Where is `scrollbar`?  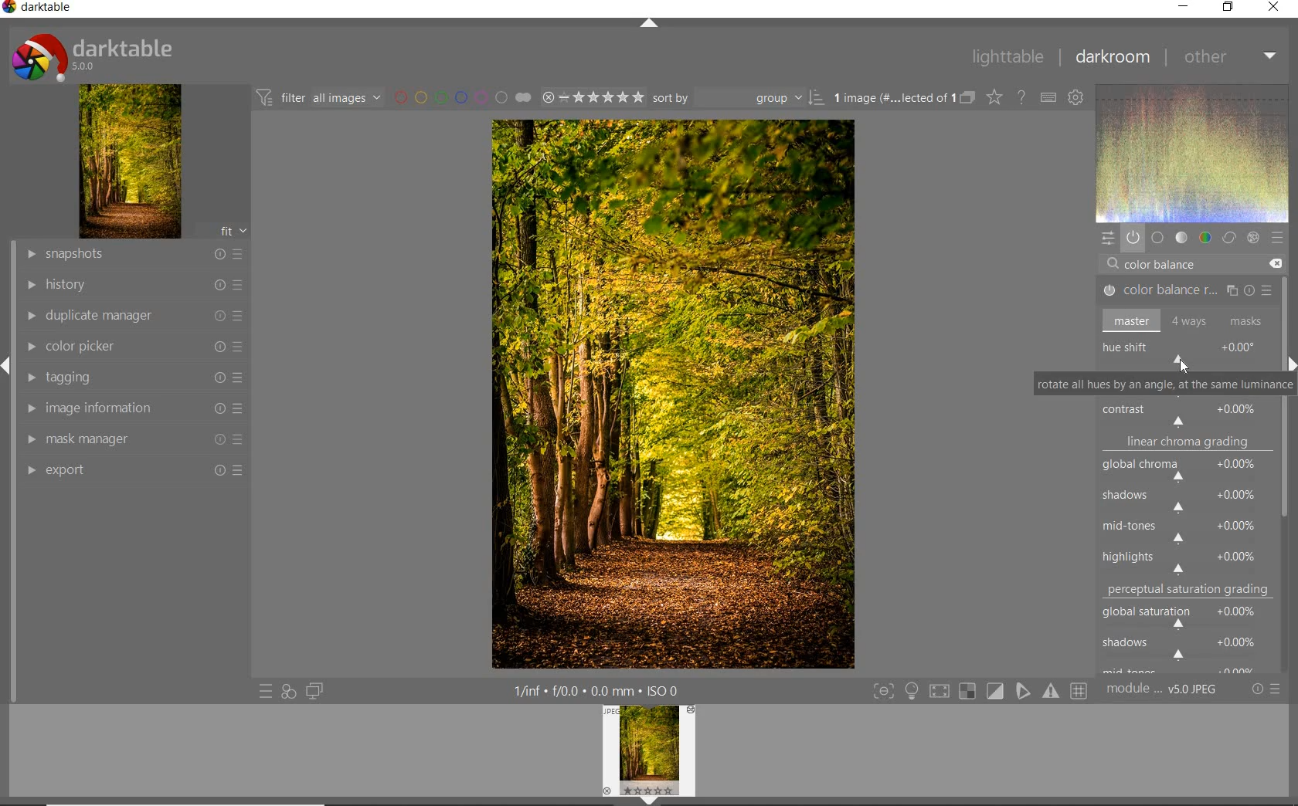
scrollbar is located at coordinates (1286, 306).